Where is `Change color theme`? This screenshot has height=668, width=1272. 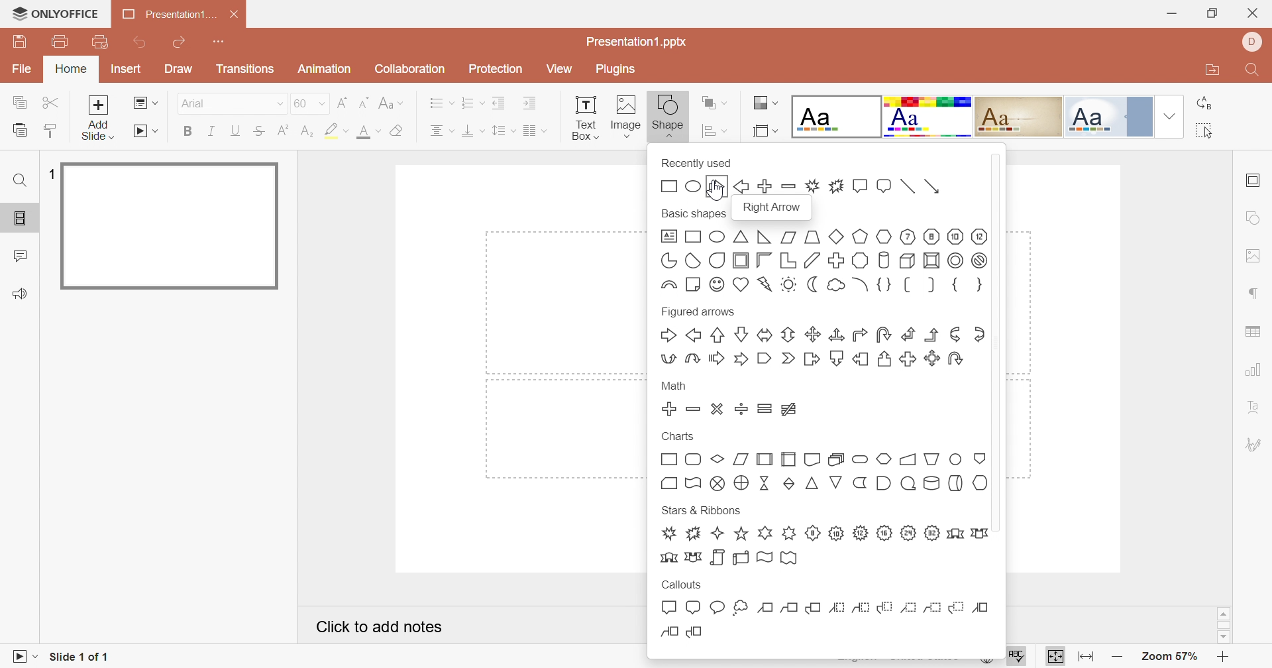
Change color theme is located at coordinates (765, 103).